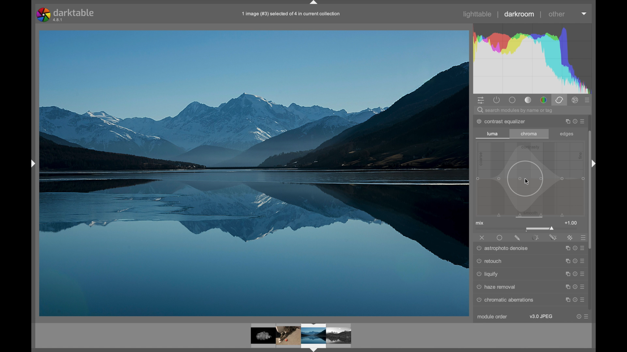 This screenshot has width=627, height=352. I want to click on chroma, so click(529, 134).